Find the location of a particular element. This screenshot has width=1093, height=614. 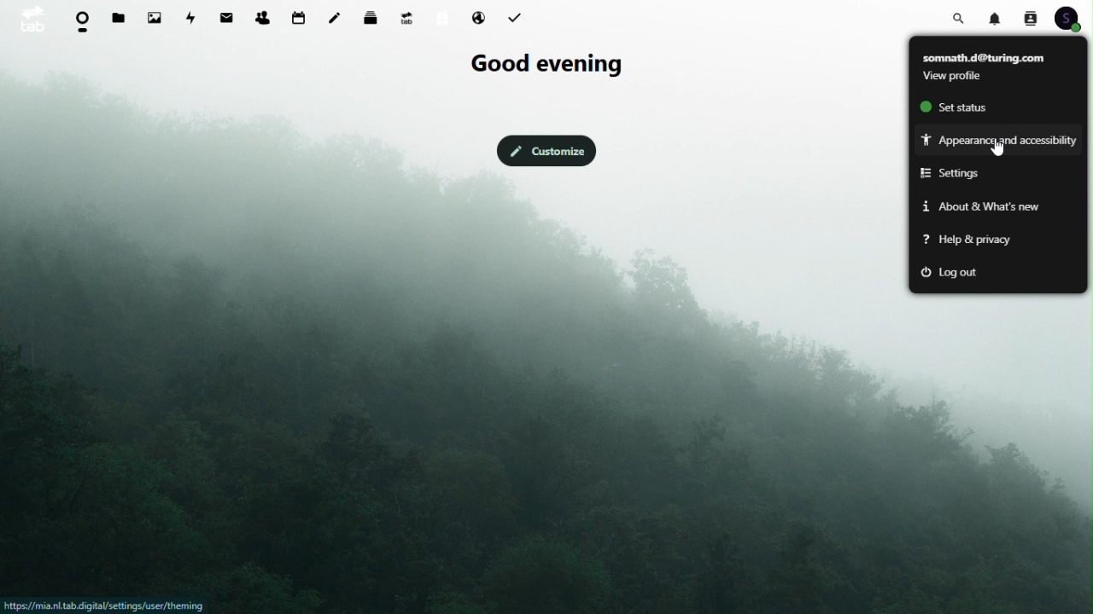

dashboard is located at coordinates (80, 21).